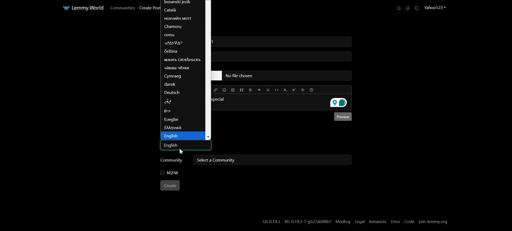 This screenshot has height=231, width=512. What do you see at coordinates (172, 161) in the screenshot?
I see `Community` at bounding box center [172, 161].